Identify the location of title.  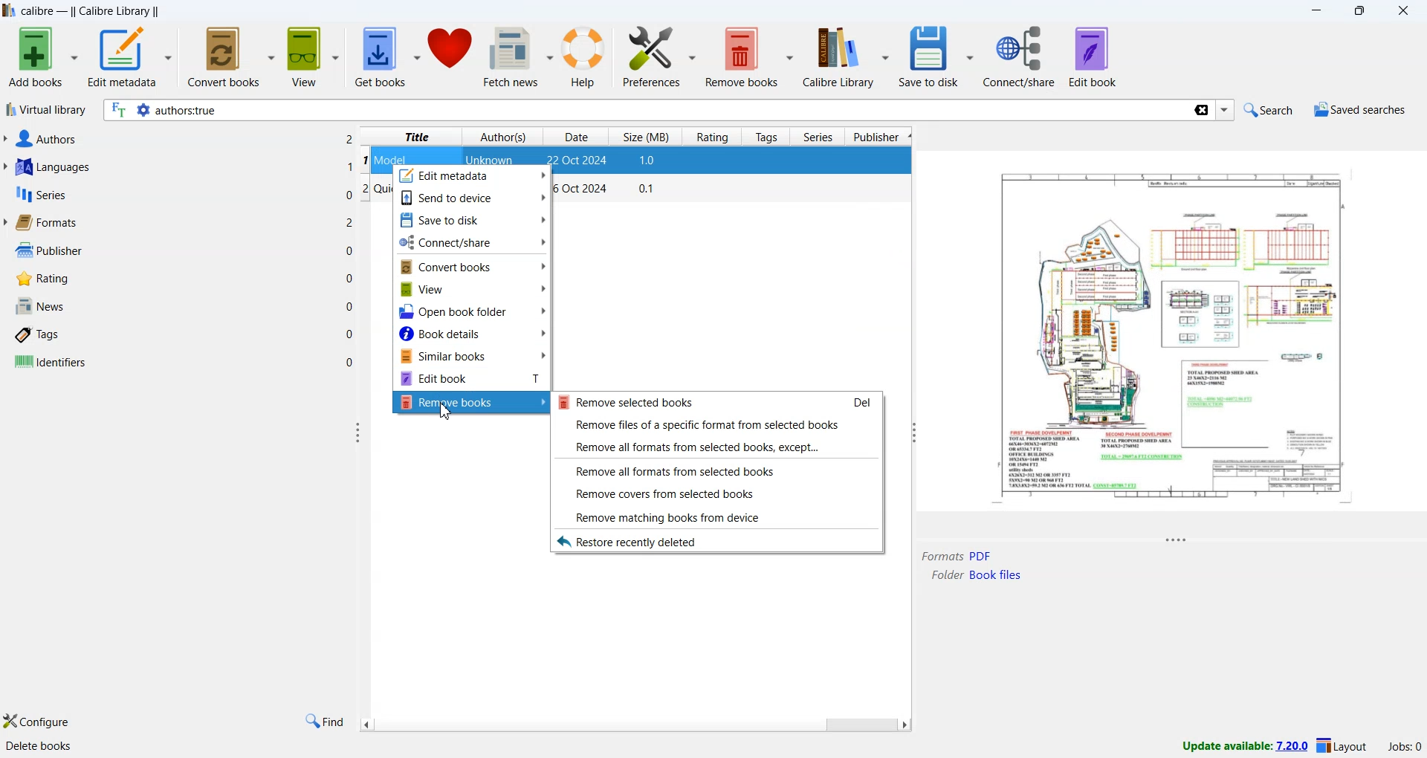
(417, 137).